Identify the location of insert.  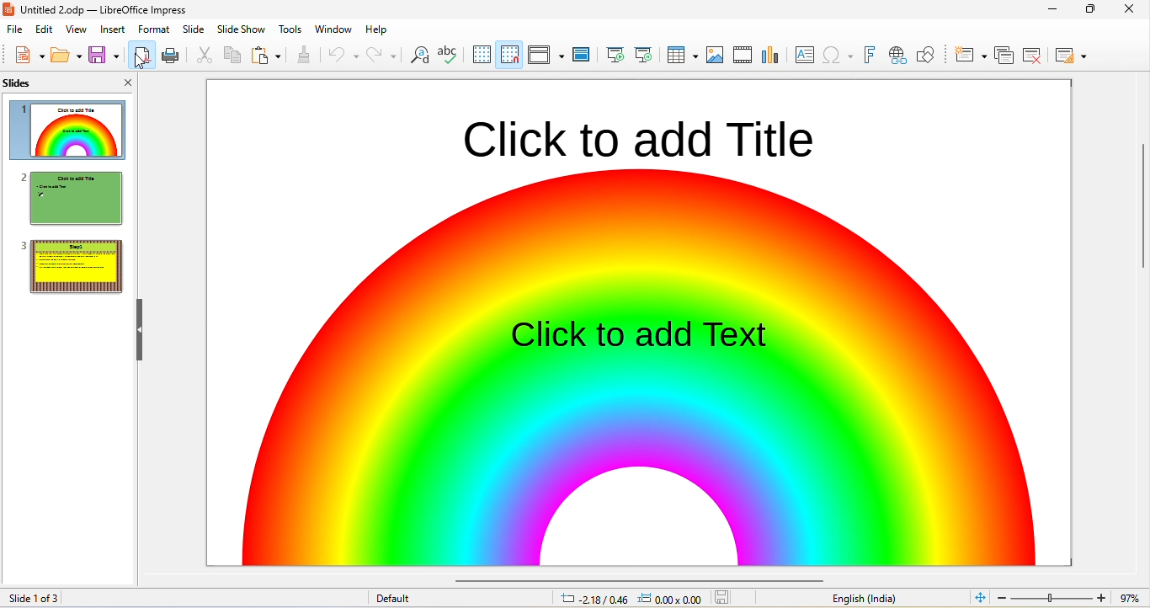
(114, 30).